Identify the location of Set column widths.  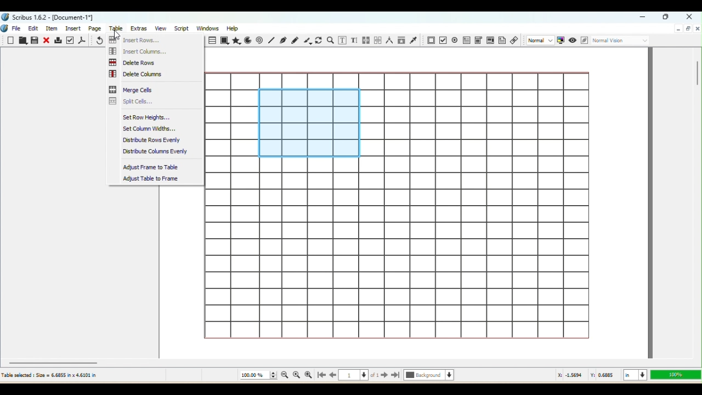
(152, 128).